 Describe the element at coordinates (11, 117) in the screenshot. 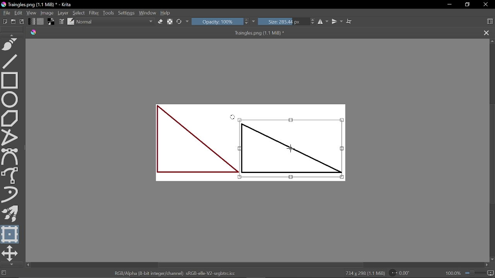

I see `Polygon tool` at that location.